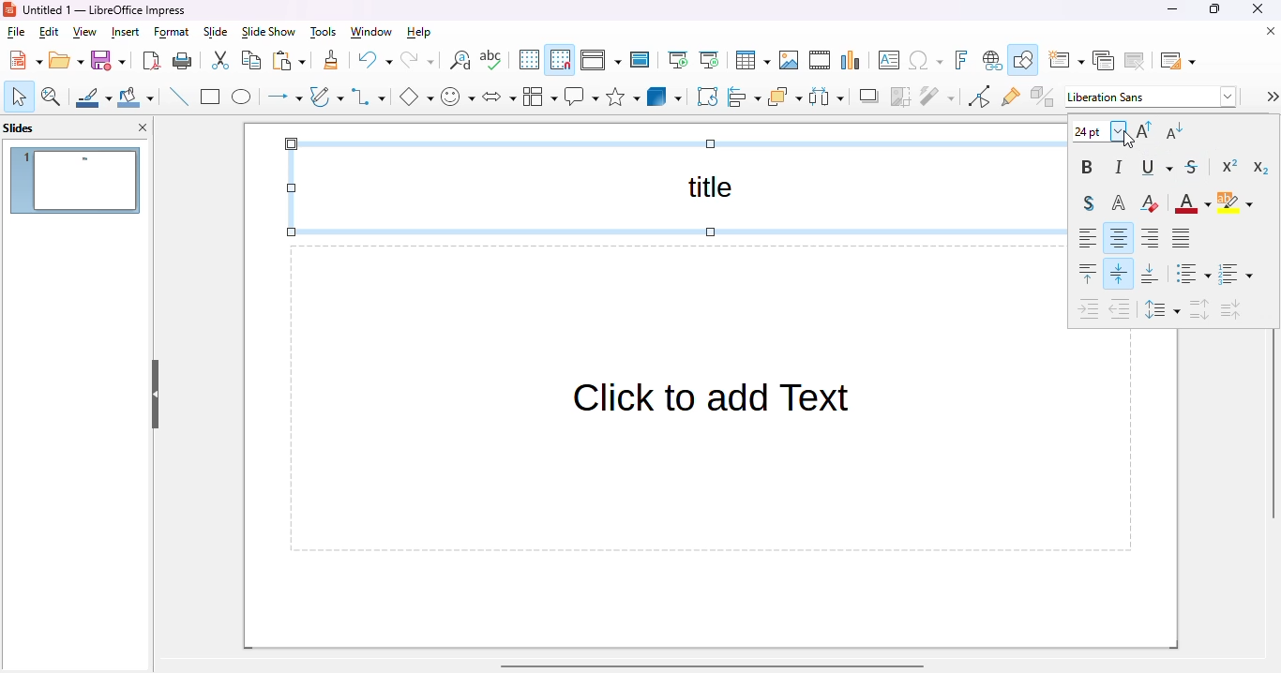  Describe the element at coordinates (820, 60) in the screenshot. I see `insert audio or video` at that location.